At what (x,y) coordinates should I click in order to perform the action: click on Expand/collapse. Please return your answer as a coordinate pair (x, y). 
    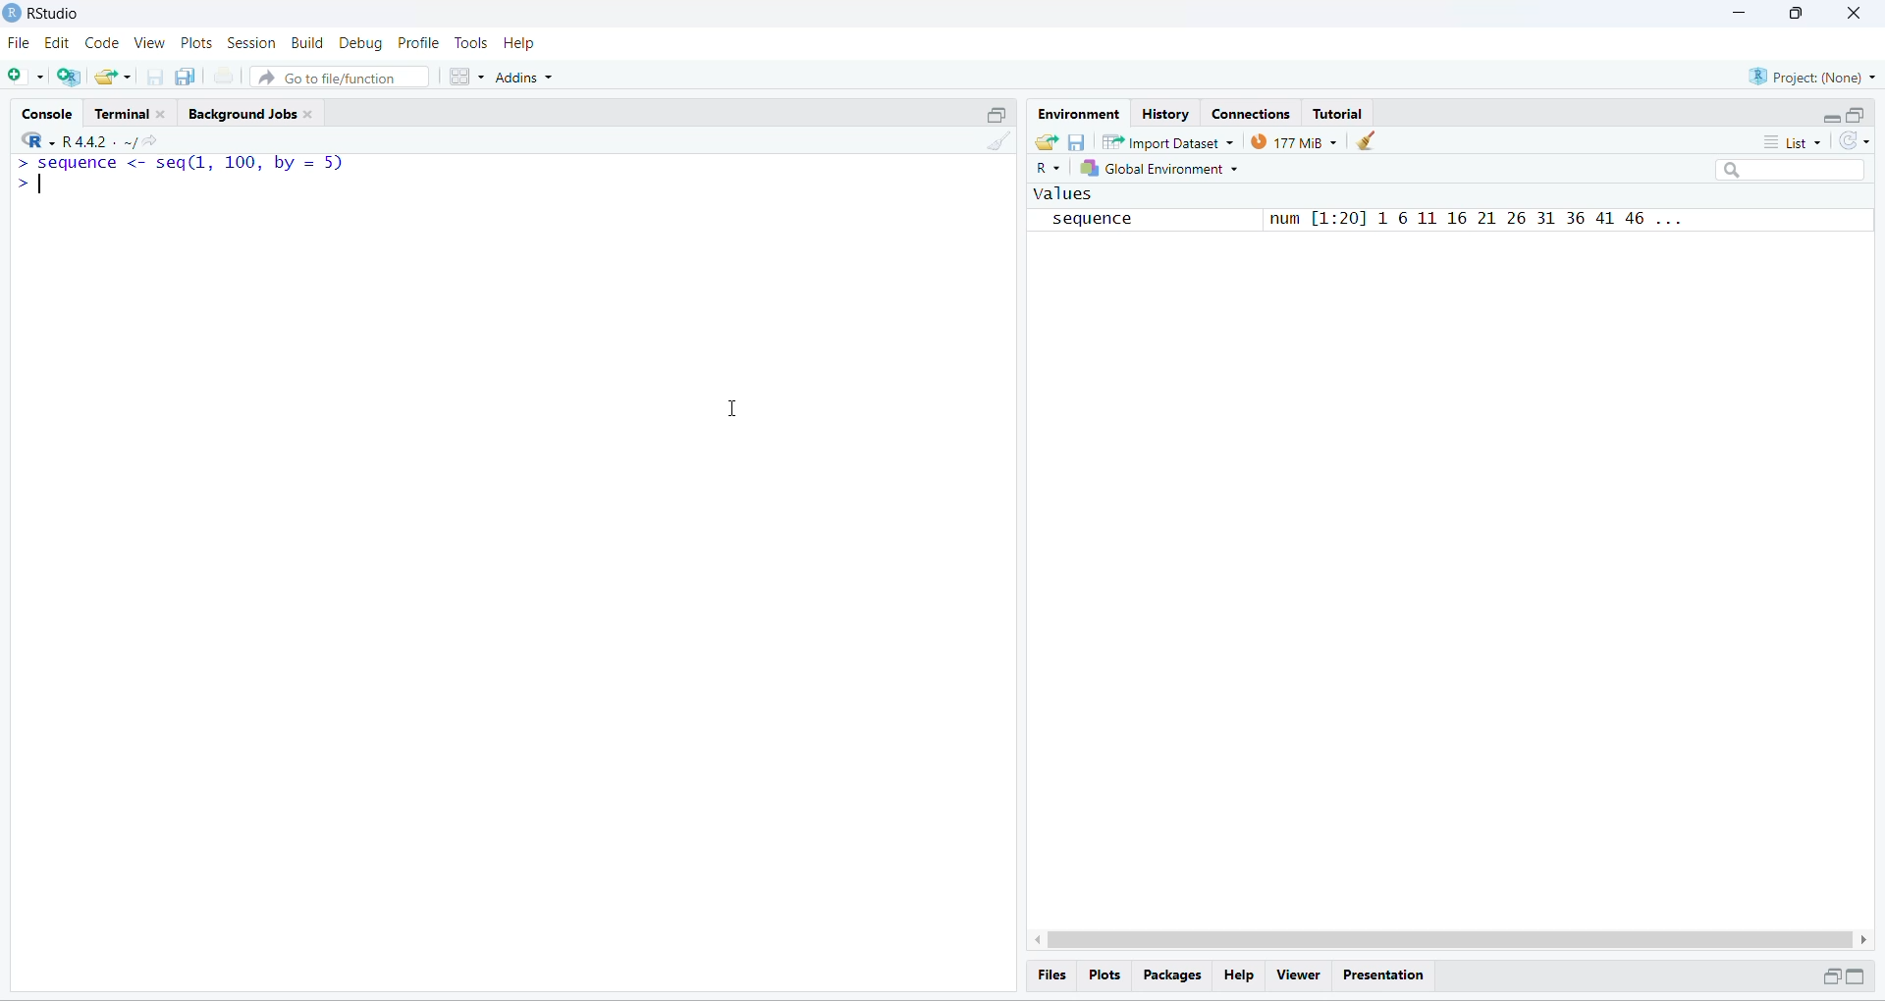
    Looking at the image, I should click on (1856, 975).